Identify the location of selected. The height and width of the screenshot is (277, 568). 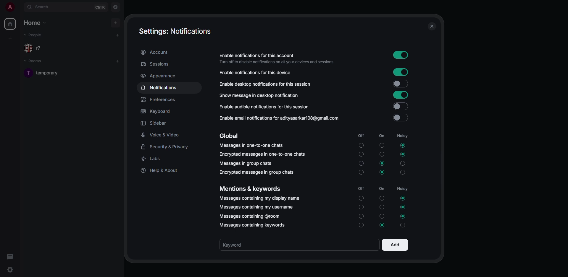
(404, 216).